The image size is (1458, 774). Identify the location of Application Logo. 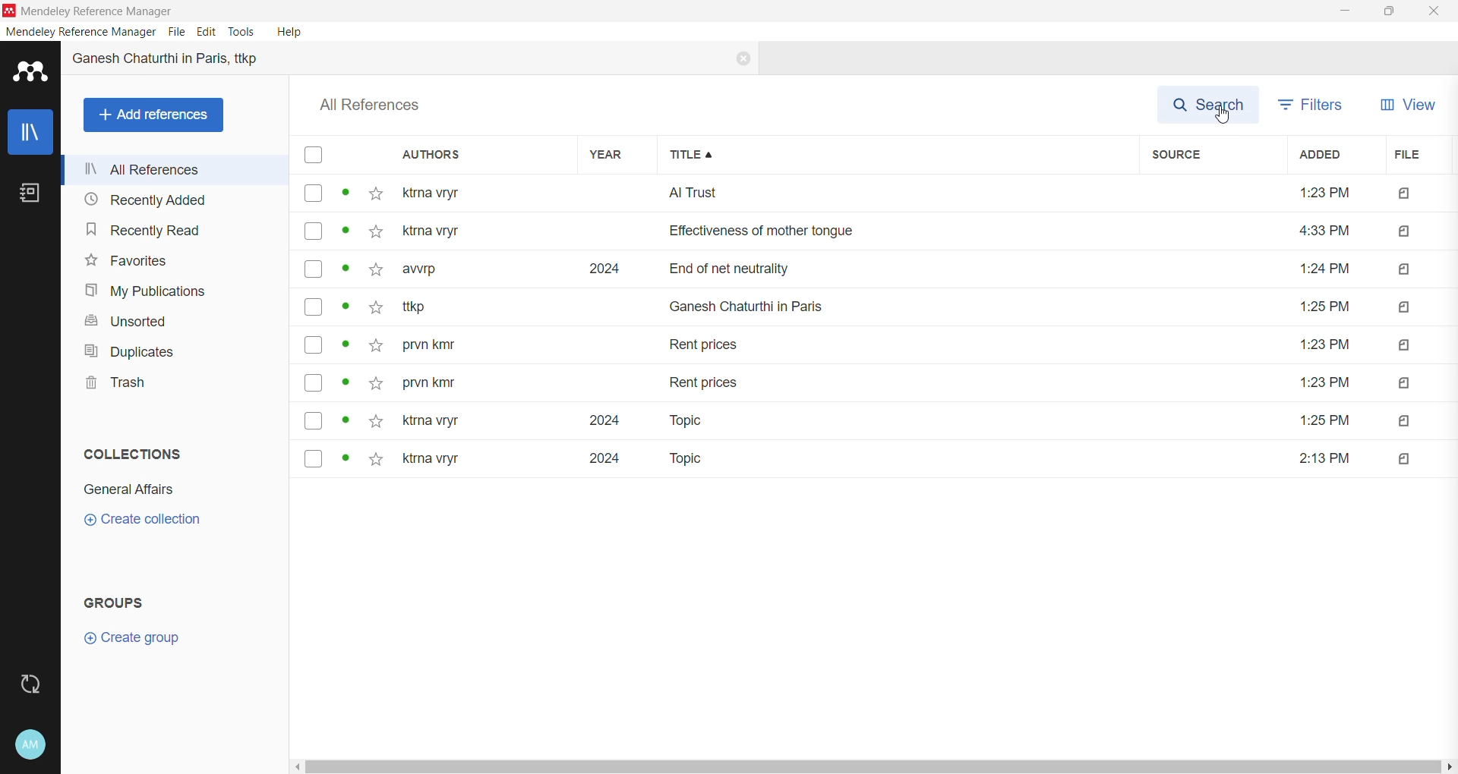
(26, 74).